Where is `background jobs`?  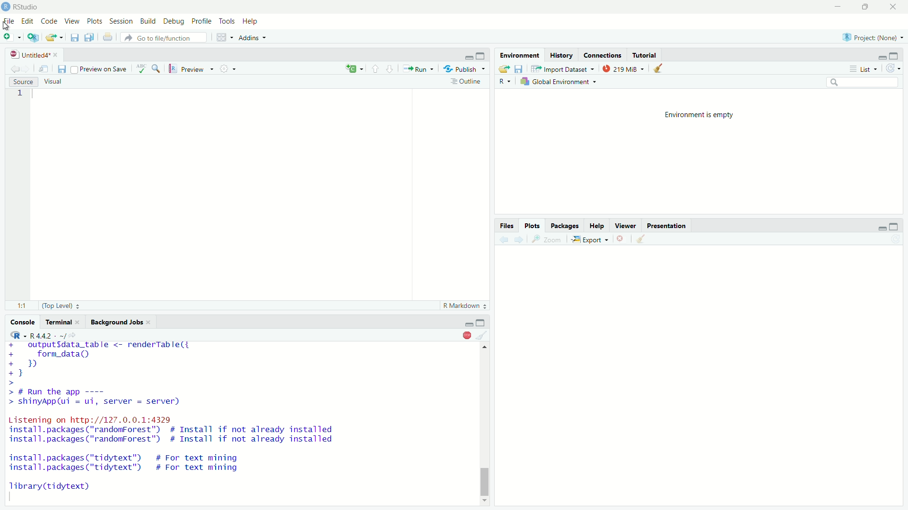
background jobs is located at coordinates (122, 322).